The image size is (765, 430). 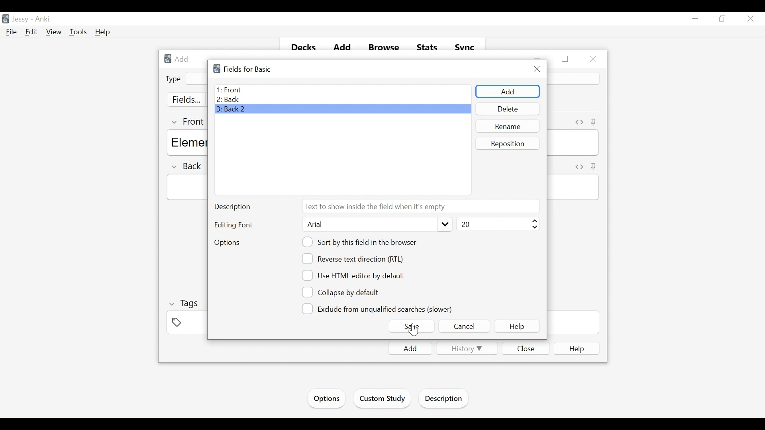 What do you see at coordinates (517, 326) in the screenshot?
I see `Help` at bounding box center [517, 326].